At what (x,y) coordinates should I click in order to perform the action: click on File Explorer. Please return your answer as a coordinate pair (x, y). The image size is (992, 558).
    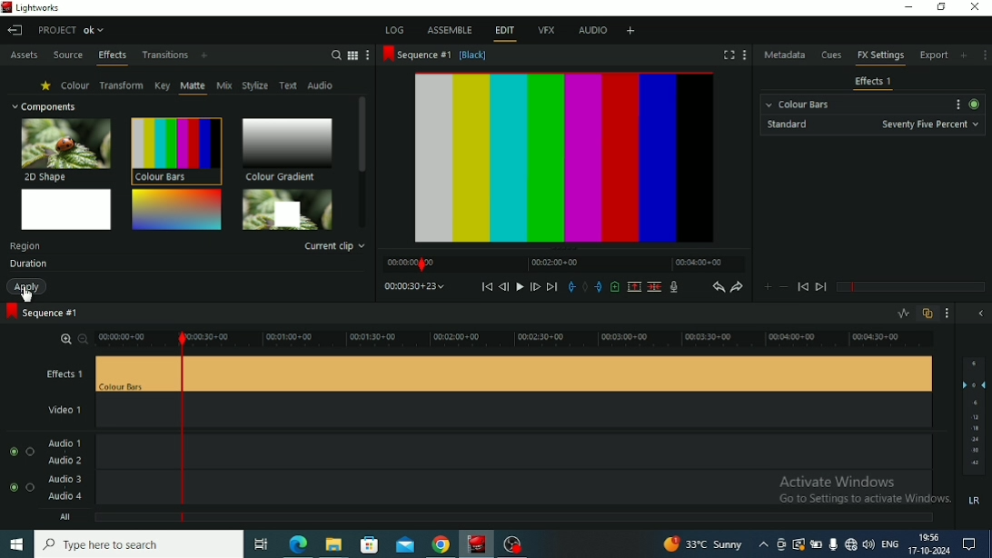
    Looking at the image, I should click on (335, 544).